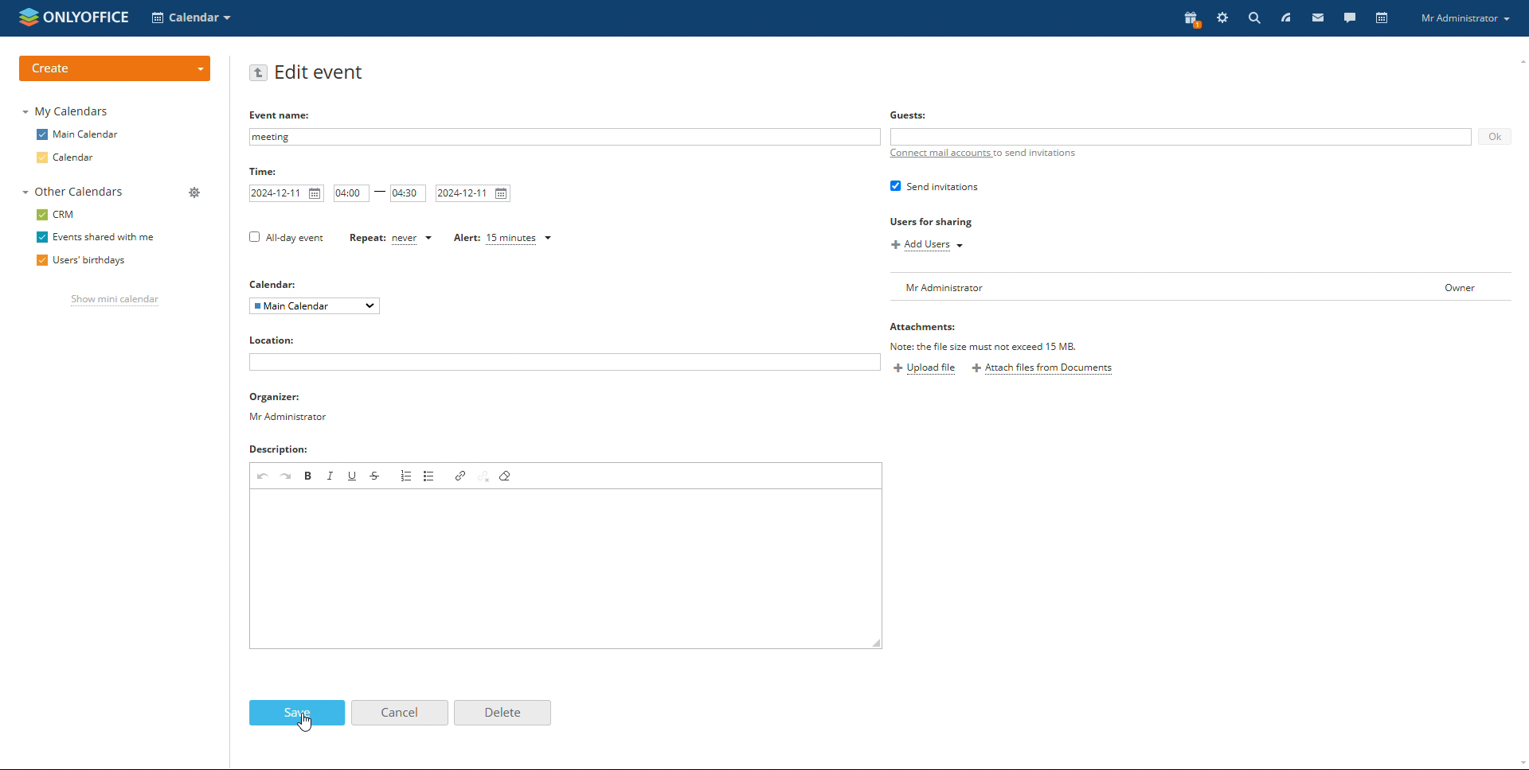 The height and width of the screenshot is (770, 1529). What do you see at coordinates (297, 713) in the screenshot?
I see `save` at bounding box center [297, 713].